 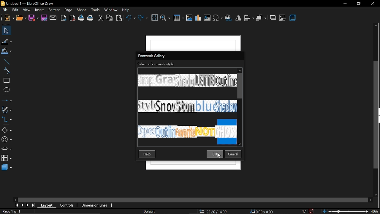 I want to click on move right, so click(x=370, y=200).